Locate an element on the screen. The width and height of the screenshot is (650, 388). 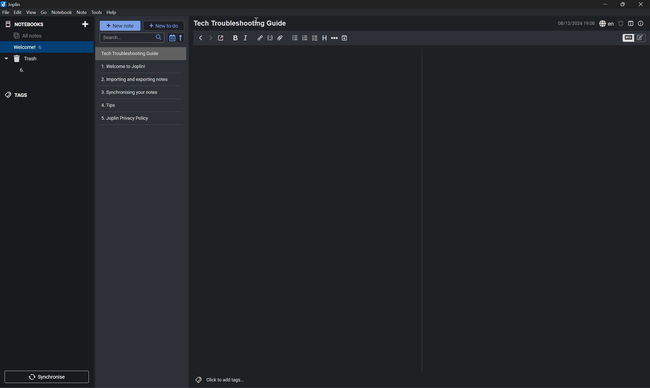
Search is located at coordinates (131, 37).